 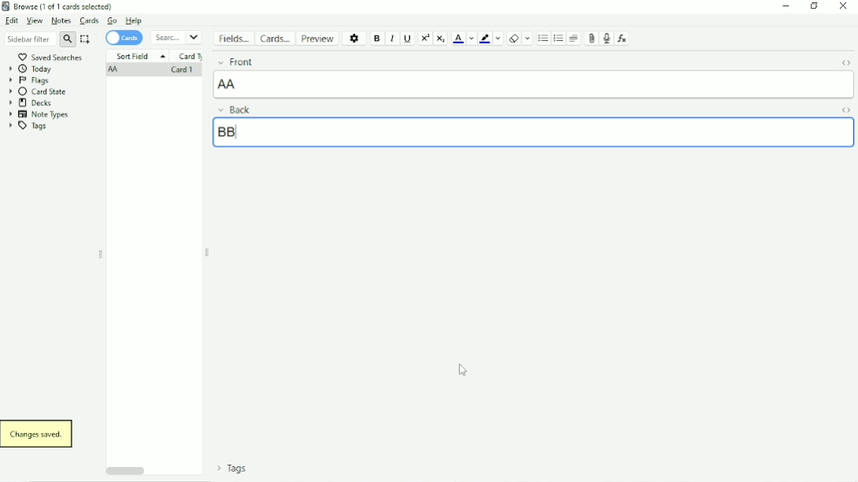 I want to click on Subscript, so click(x=441, y=38).